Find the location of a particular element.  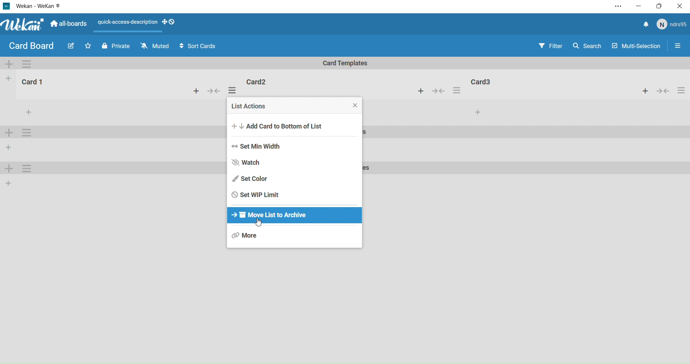

Set WIP Limit is located at coordinates (257, 195).